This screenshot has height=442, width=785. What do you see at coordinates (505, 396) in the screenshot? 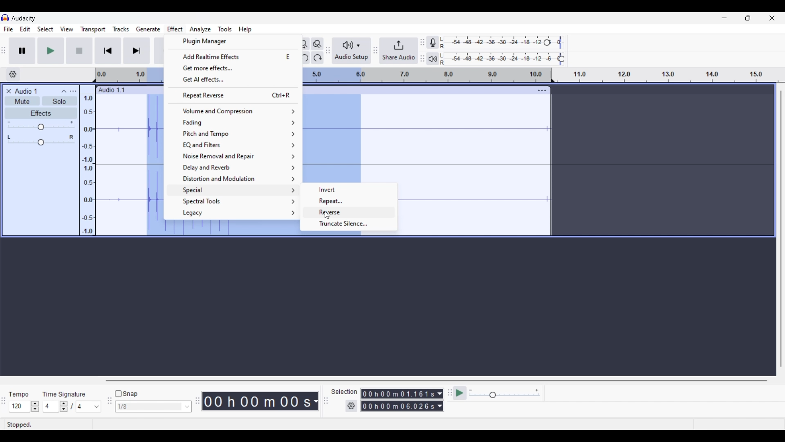
I see `Slider to change playback speed` at bounding box center [505, 396].